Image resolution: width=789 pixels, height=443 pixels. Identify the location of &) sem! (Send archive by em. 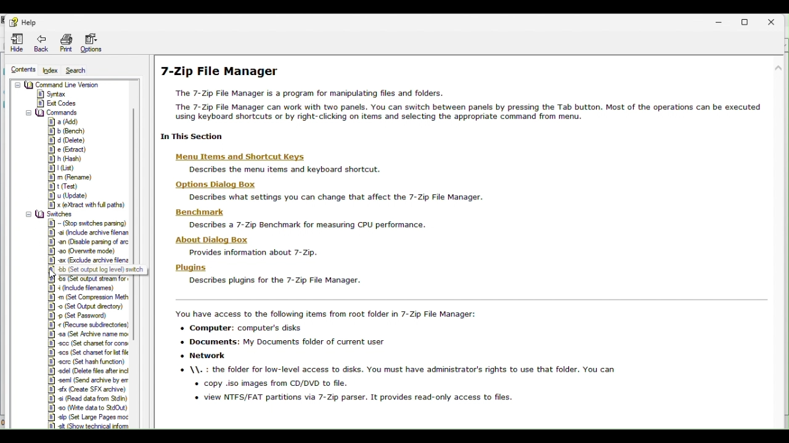
(89, 381).